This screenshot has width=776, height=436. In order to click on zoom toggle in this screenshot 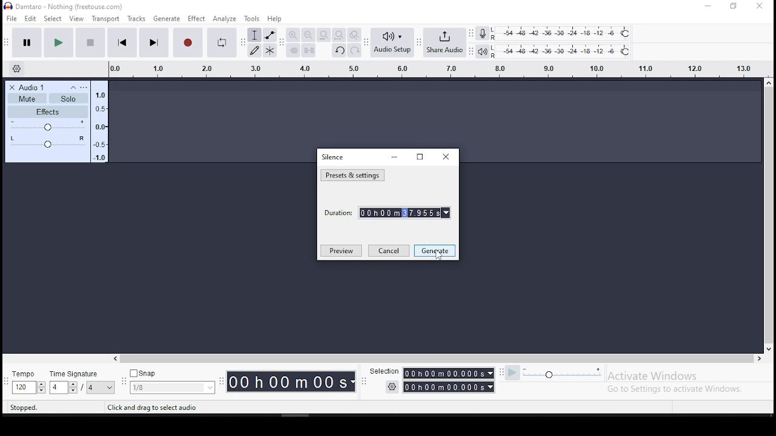, I will do `click(355, 35)`.